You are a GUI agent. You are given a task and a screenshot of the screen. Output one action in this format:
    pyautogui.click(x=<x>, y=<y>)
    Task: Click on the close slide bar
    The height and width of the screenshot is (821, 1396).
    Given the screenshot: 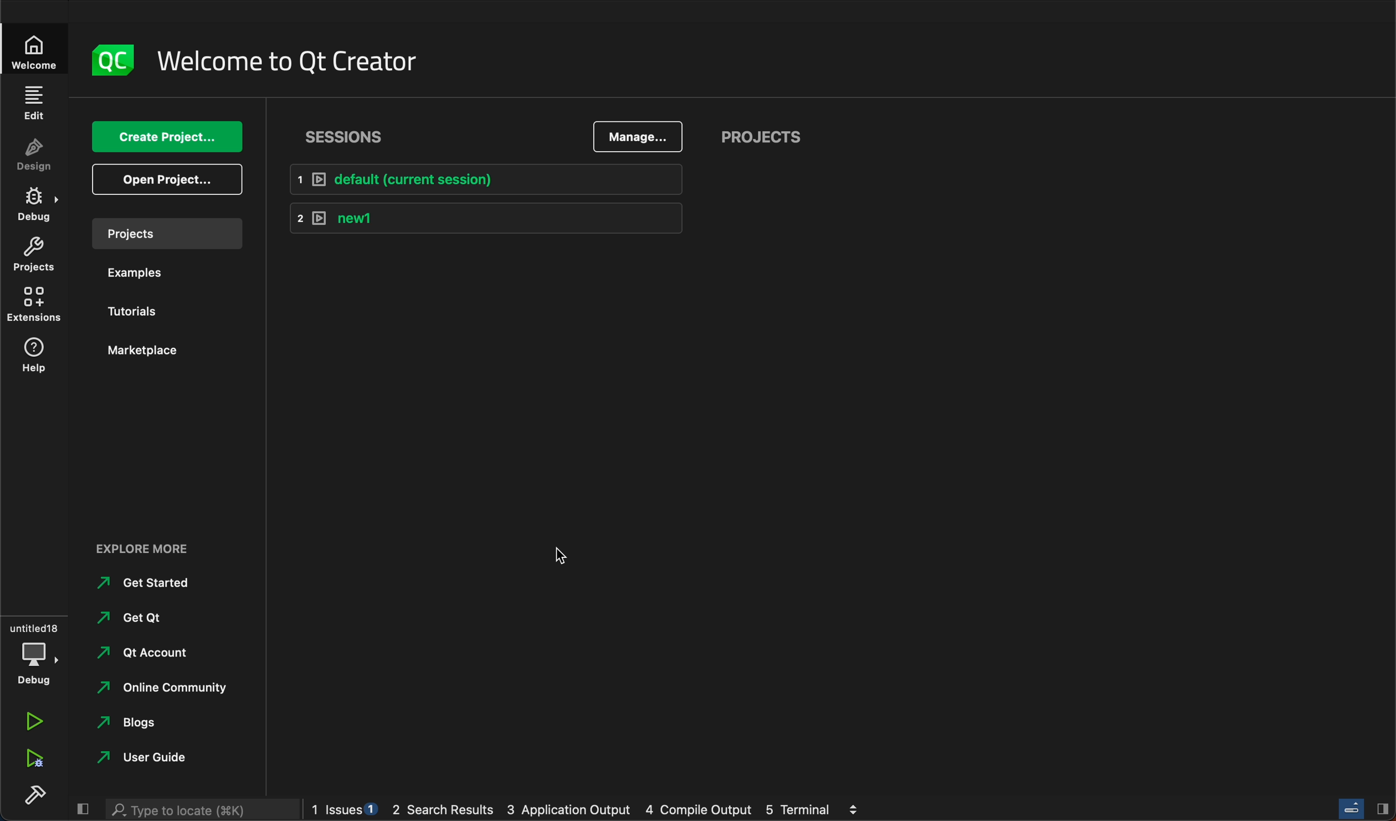 What is the action you would take?
    pyautogui.click(x=81, y=810)
    